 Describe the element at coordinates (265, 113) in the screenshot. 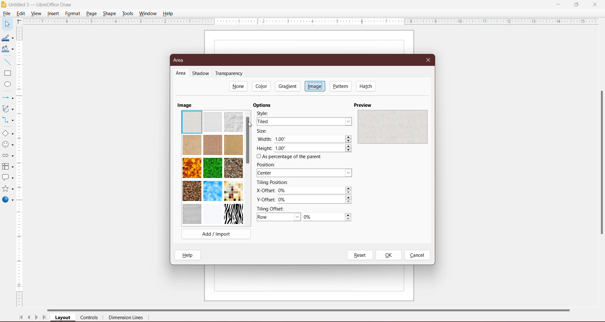

I see `Style` at that location.